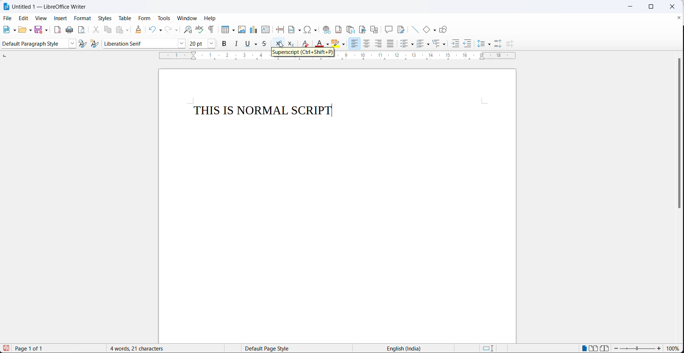 The width and height of the screenshot is (684, 353). I want to click on decrease indent, so click(468, 44).